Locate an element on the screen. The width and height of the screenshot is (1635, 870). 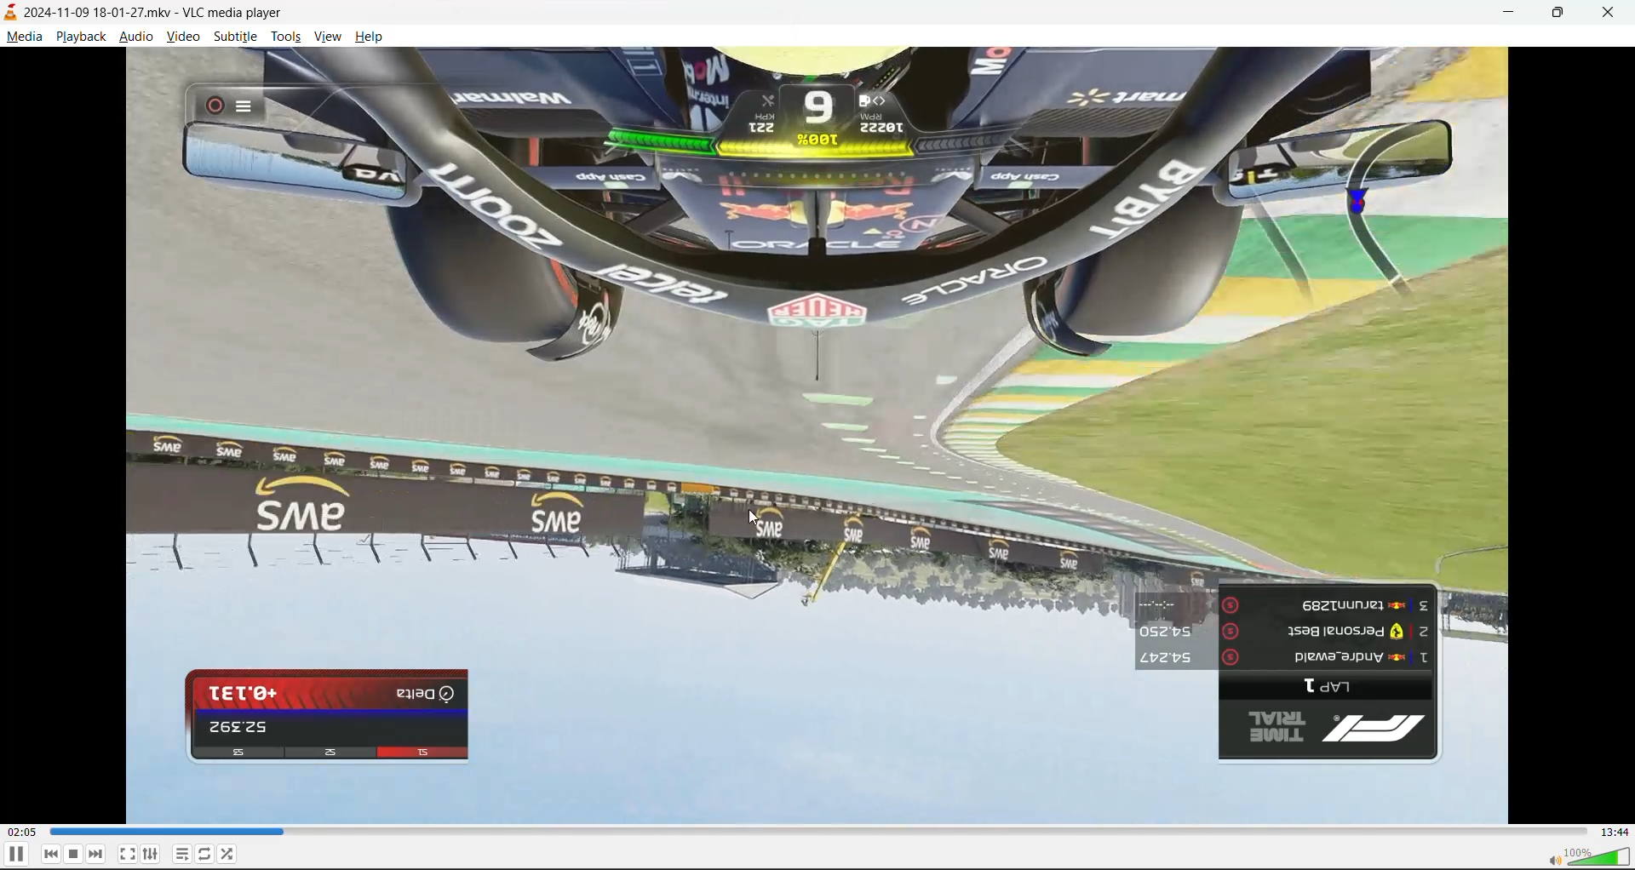
total track time is located at coordinates (1615, 832).